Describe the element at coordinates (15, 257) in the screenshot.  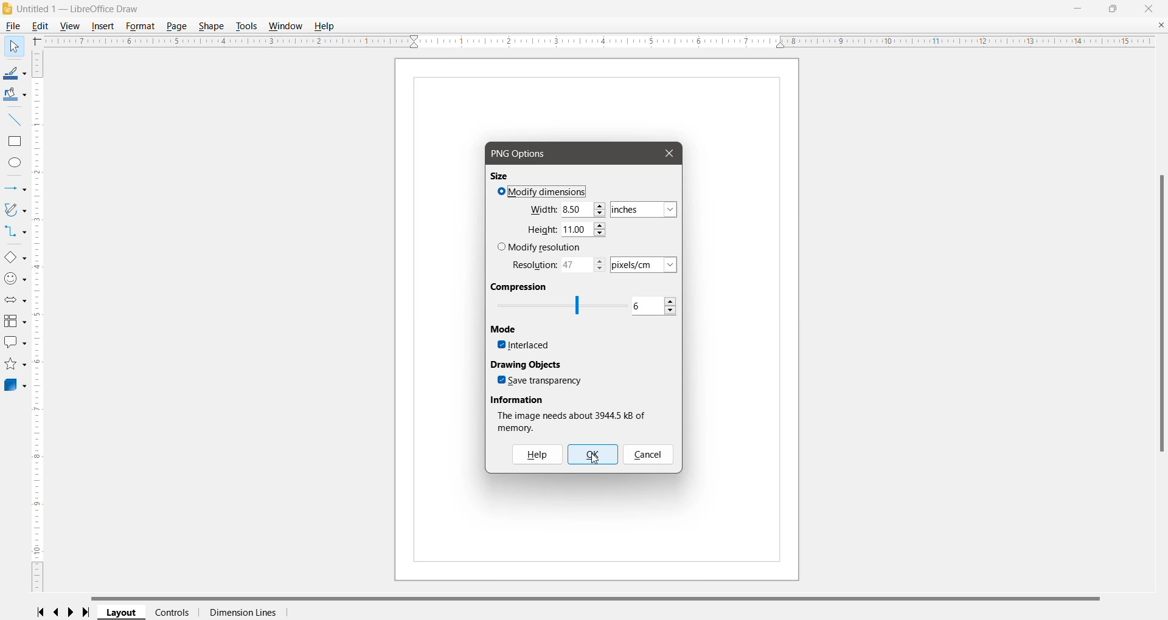
I see `Basic Shapes` at that location.